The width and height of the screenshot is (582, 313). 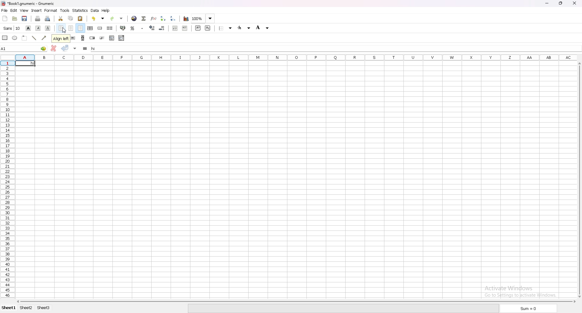 I want to click on line, so click(x=34, y=38).